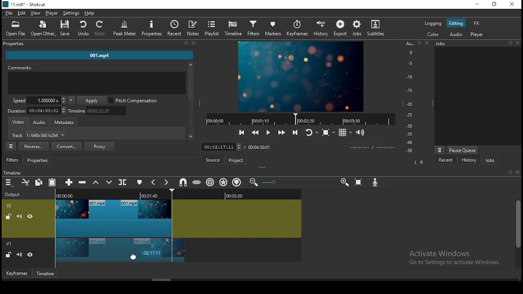 This screenshot has width=523, height=294. What do you see at coordinates (194, 28) in the screenshot?
I see `notes` at bounding box center [194, 28].